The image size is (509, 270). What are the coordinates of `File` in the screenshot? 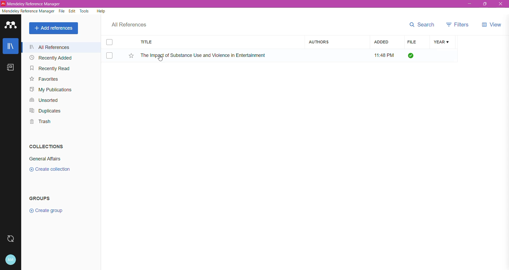 It's located at (416, 42).